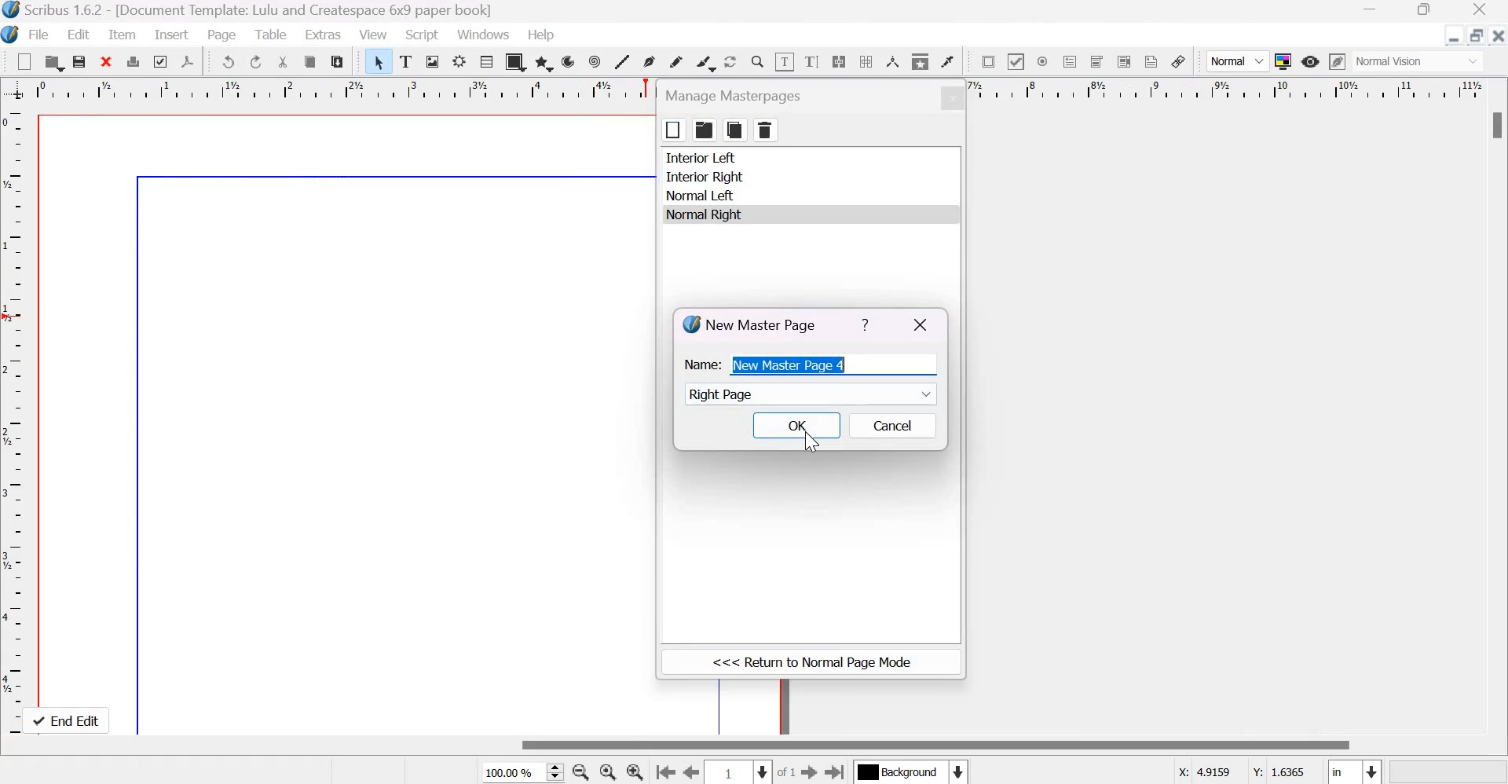  Describe the element at coordinates (1281, 771) in the screenshot. I see `Y coordinates` at that location.